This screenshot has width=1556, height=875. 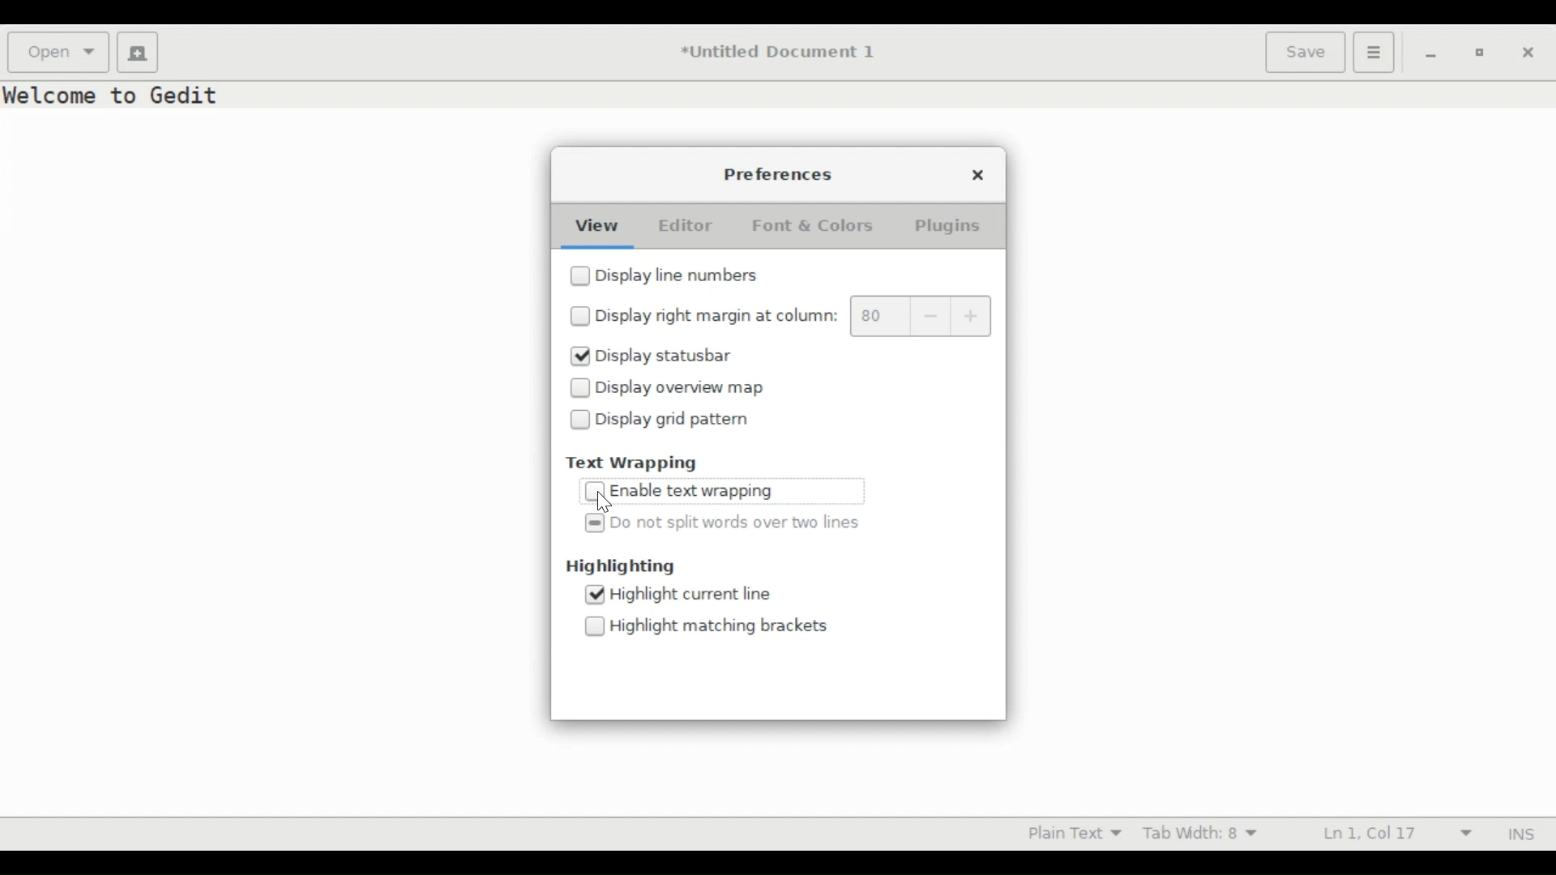 What do you see at coordinates (1306, 53) in the screenshot?
I see `Save` at bounding box center [1306, 53].